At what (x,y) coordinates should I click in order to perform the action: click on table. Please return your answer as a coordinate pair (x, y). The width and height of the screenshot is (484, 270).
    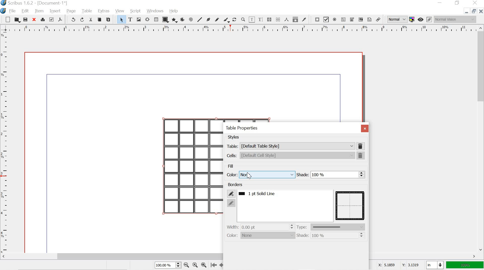
    Looking at the image, I should click on (157, 19).